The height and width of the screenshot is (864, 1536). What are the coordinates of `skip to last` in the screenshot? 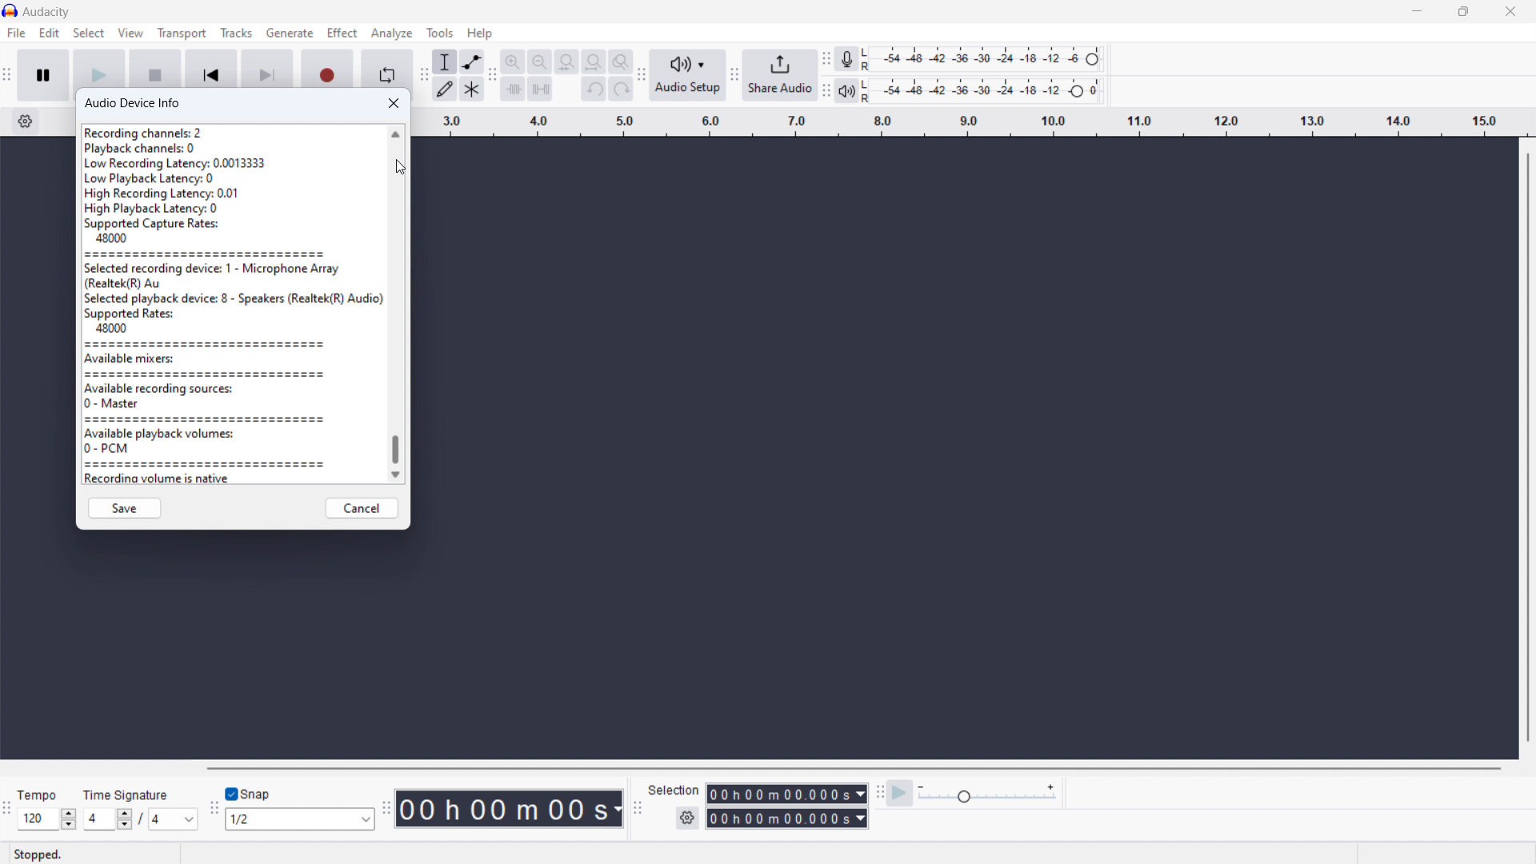 It's located at (267, 68).